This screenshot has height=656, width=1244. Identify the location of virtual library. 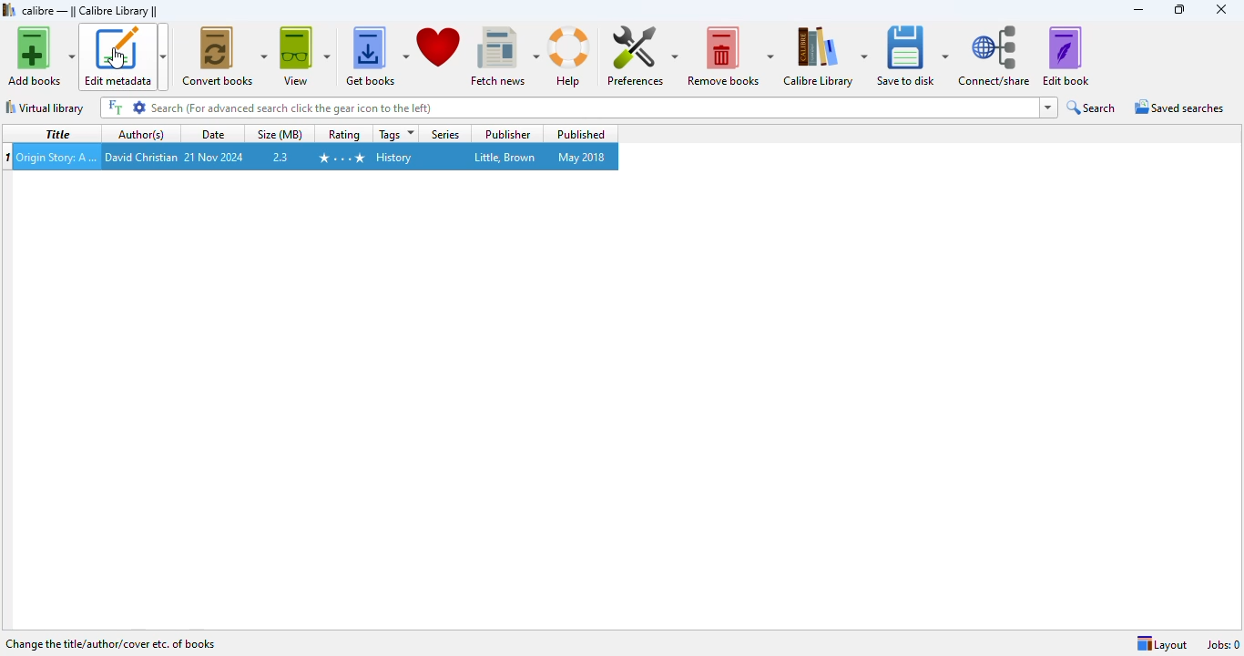
(46, 108).